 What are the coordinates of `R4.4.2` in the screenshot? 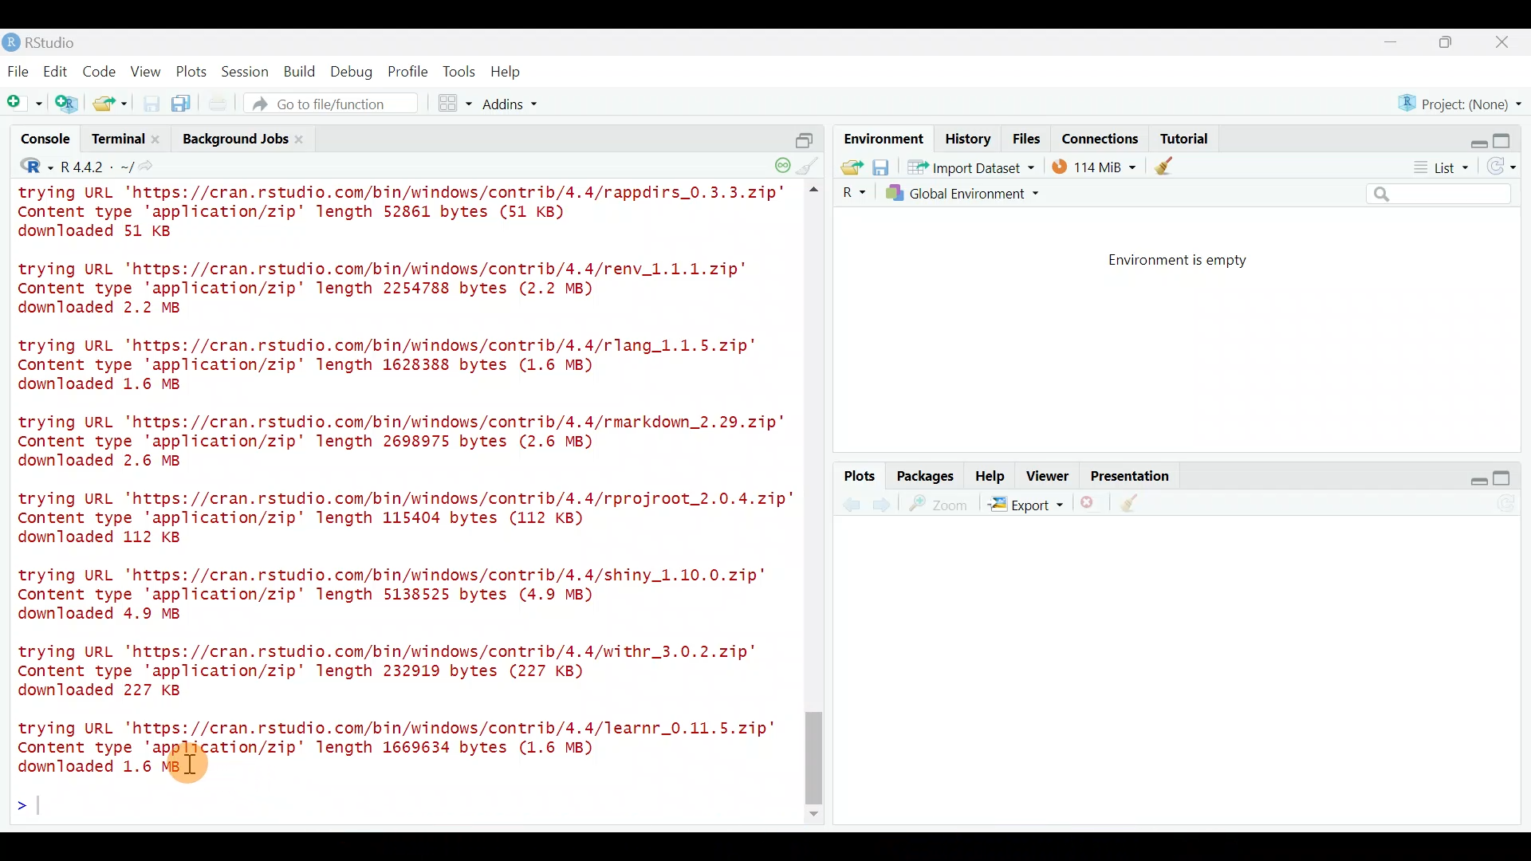 It's located at (96, 167).